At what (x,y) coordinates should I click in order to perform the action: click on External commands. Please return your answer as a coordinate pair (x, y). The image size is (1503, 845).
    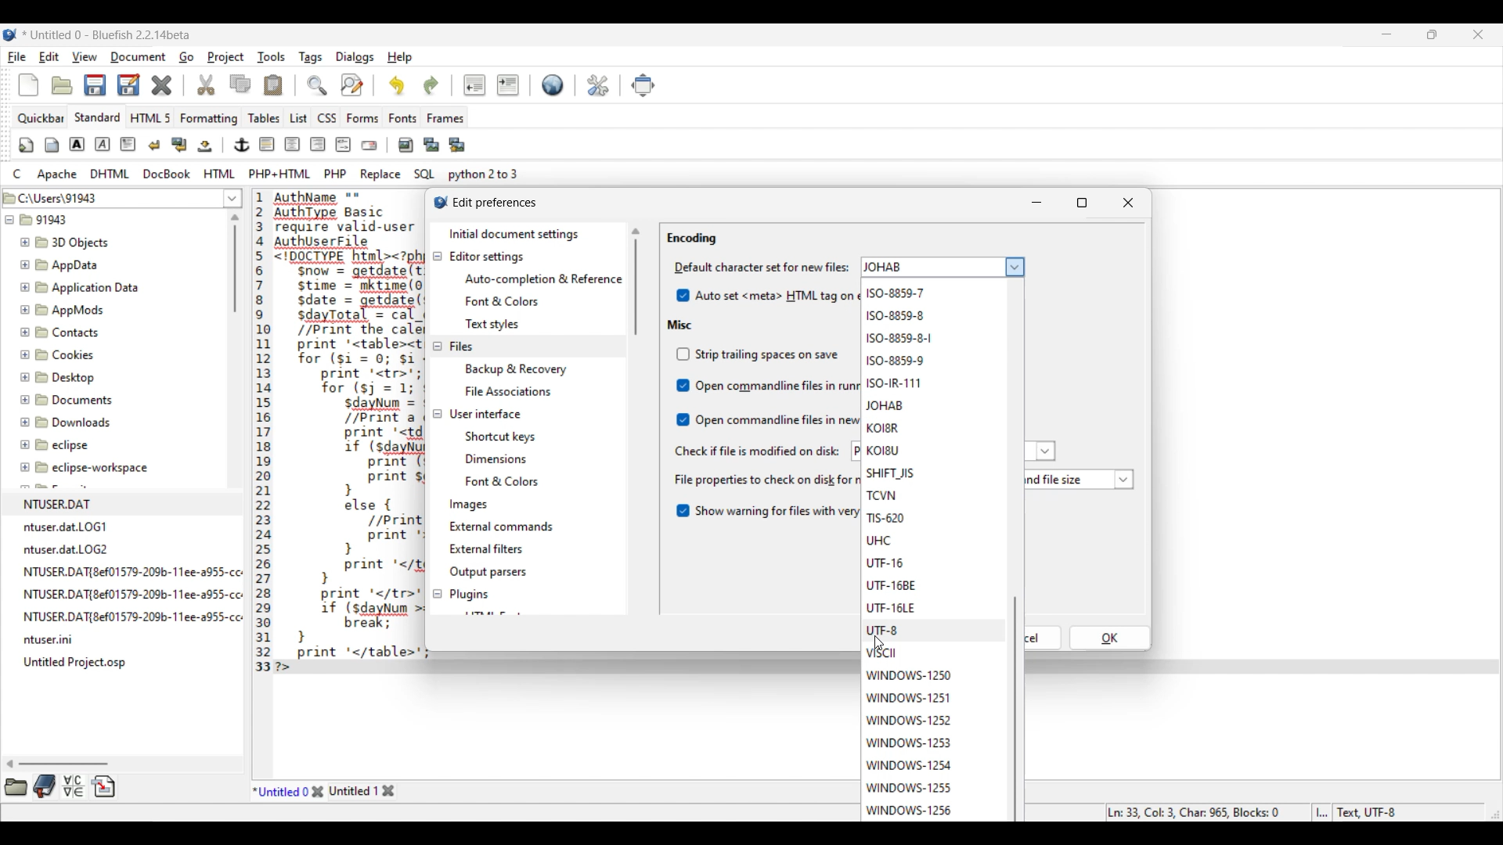
    Looking at the image, I should click on (503, 526).